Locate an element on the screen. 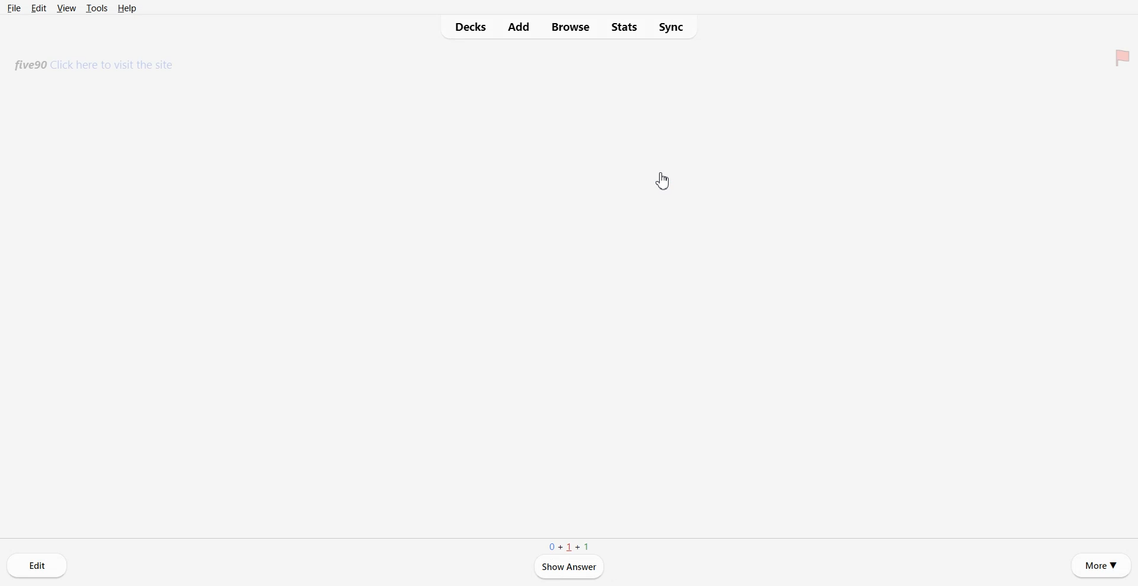 The height and width of the screenshot is (586, 1138). Edit is located at coordinates (39, 8).